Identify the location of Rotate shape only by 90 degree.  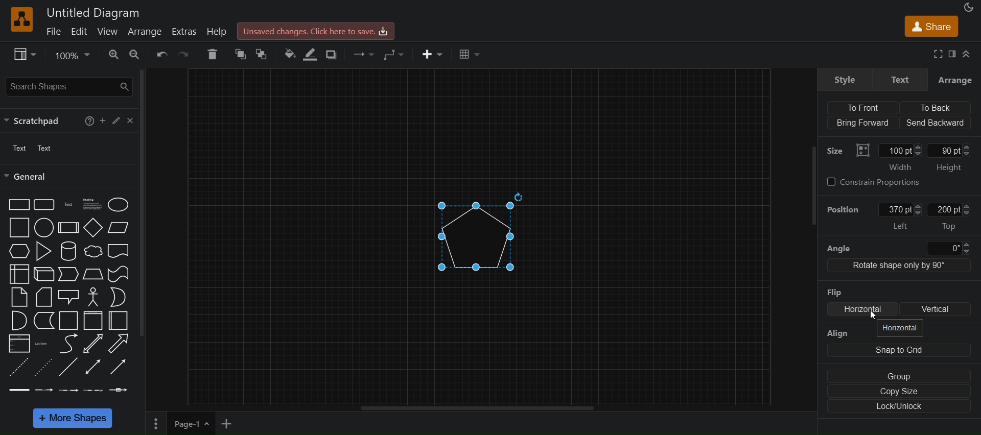
(899, 265).